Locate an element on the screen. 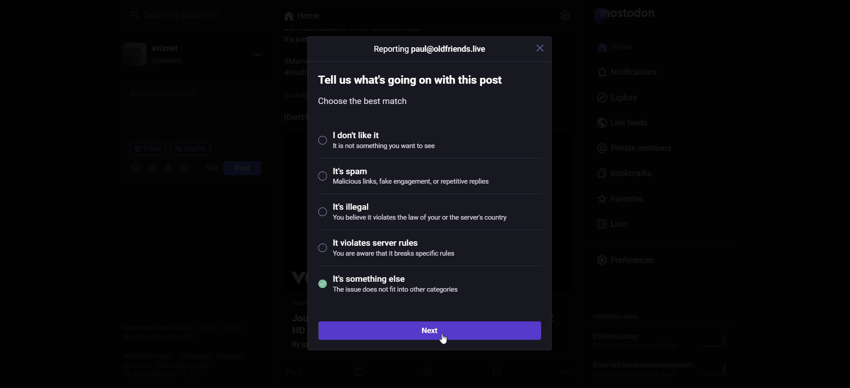 The width and height of the screenshot is (850, 388). notification is located at coordinates (624, 72).